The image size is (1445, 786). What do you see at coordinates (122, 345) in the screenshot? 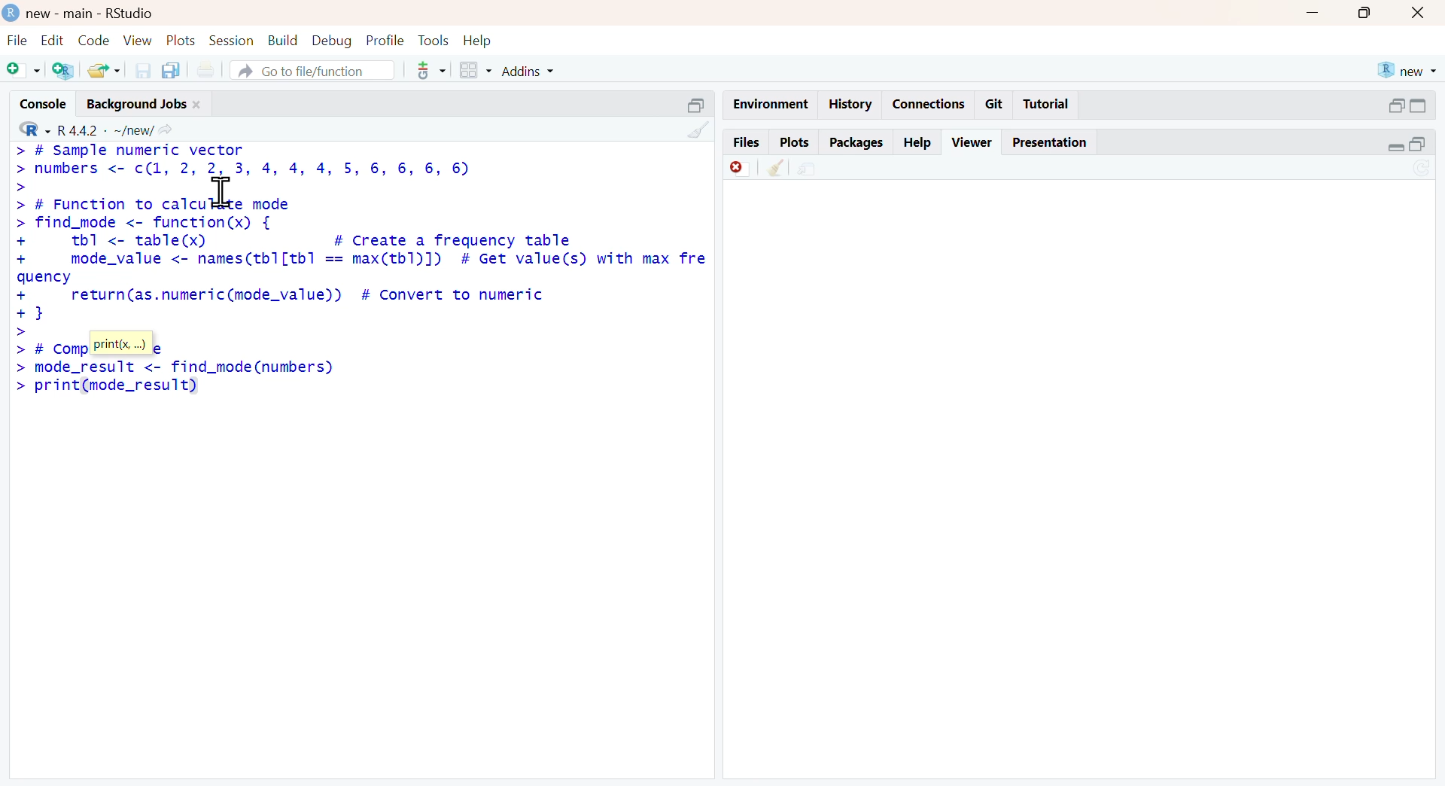
I see `print(x, ...)` at bounding box center [122, 345].